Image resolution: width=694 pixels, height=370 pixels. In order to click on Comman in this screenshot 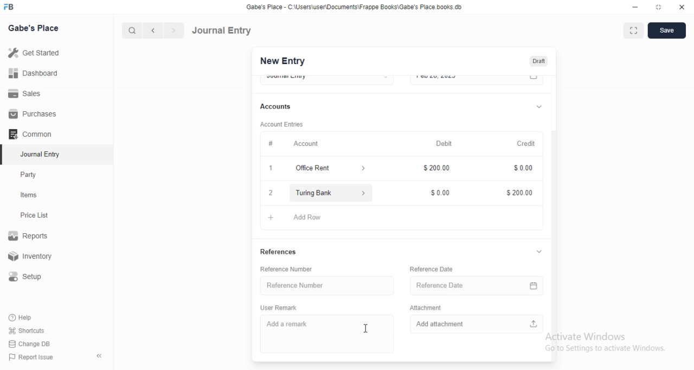, I will do `click(27, 134)`.